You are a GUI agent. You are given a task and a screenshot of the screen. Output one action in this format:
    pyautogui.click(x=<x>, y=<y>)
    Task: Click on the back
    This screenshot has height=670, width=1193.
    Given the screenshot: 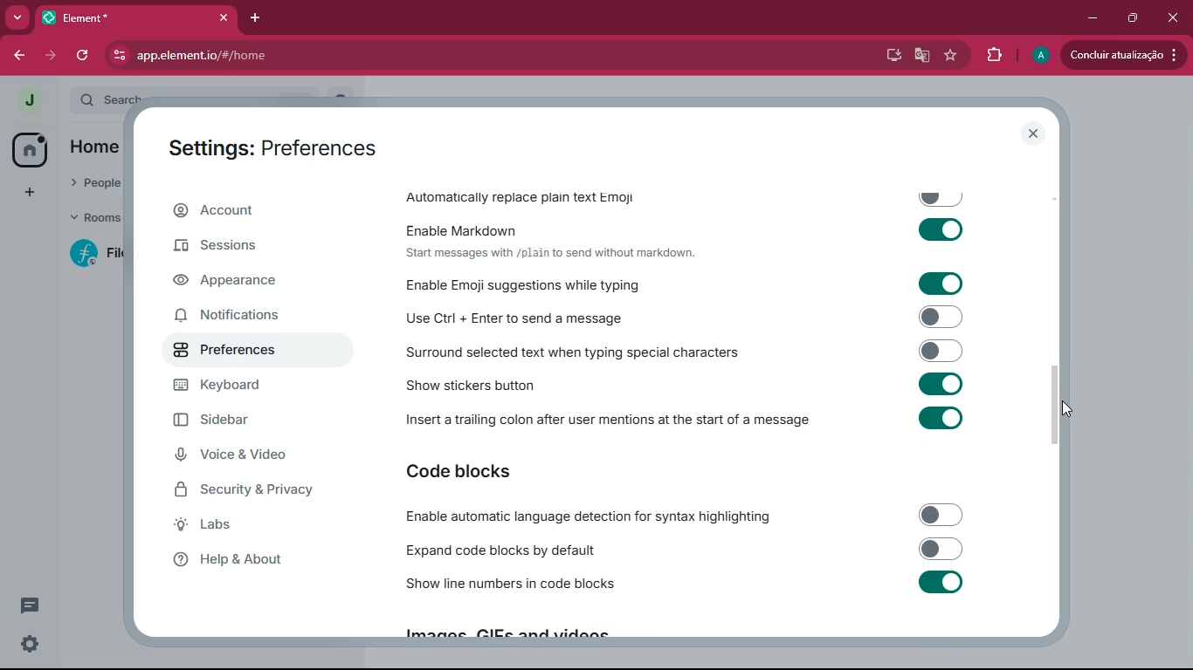 What is the action you would take?
    pyautogui.click(x=16, y=53)
    